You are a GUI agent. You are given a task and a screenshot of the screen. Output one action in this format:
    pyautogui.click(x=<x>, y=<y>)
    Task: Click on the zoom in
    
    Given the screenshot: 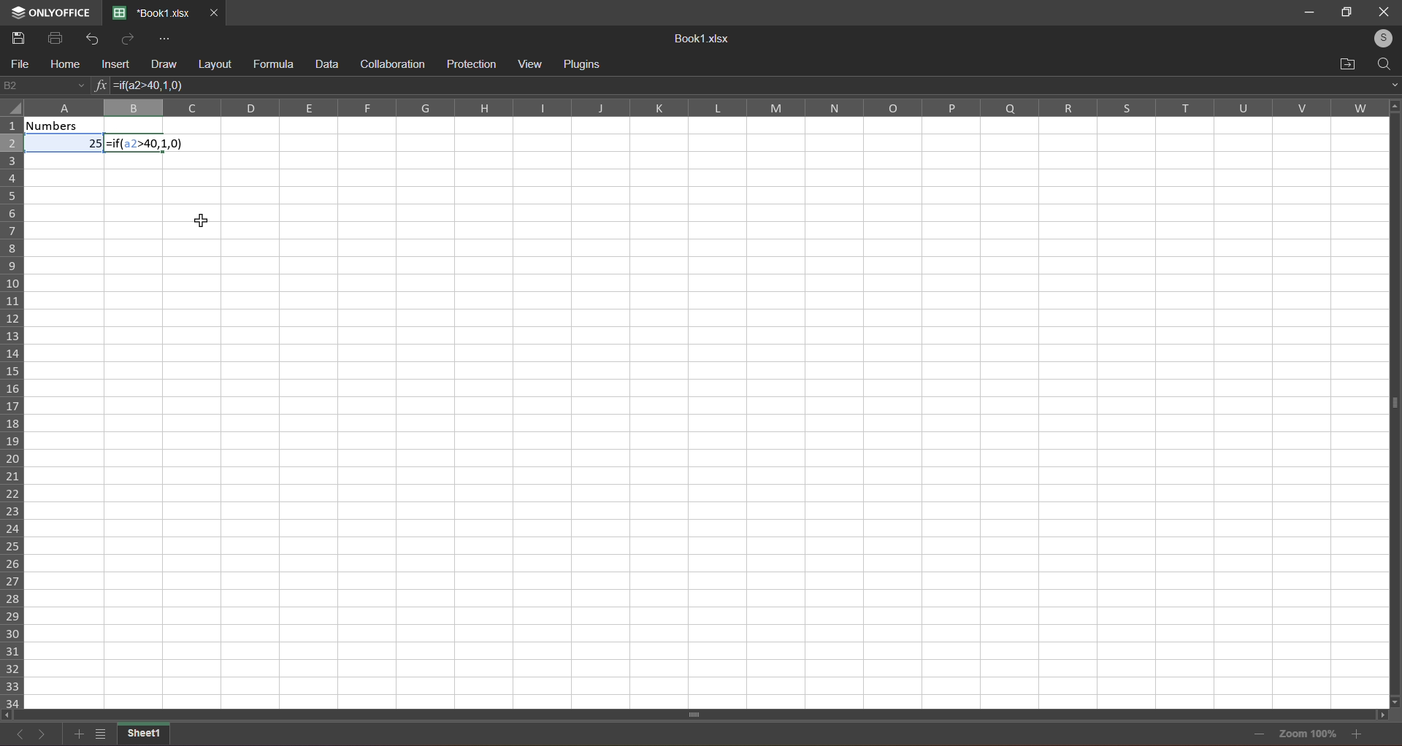 What is the action you would take?
    pyautogui.click(x=1357, y=735)
    